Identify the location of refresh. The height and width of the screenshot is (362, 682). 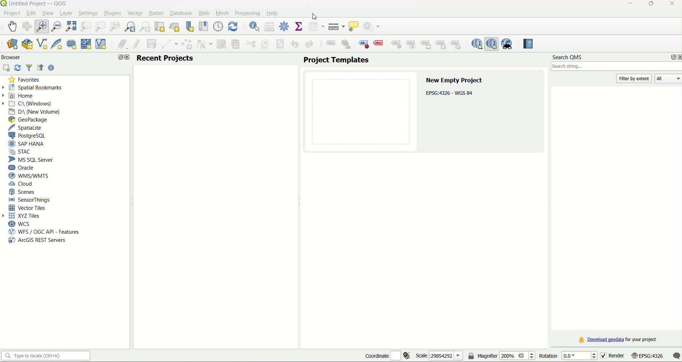
(18, 68).